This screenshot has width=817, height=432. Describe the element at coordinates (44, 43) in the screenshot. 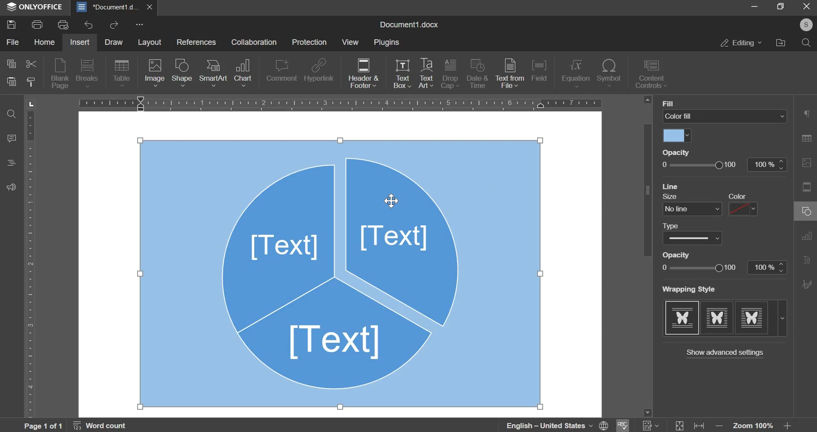

I see `home` at that location.